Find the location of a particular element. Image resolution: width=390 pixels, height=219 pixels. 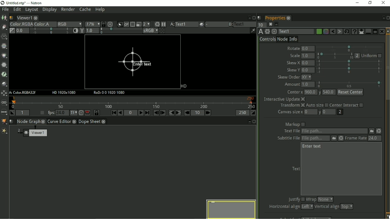

Dope Sheet is located at coordinates (90, 122).